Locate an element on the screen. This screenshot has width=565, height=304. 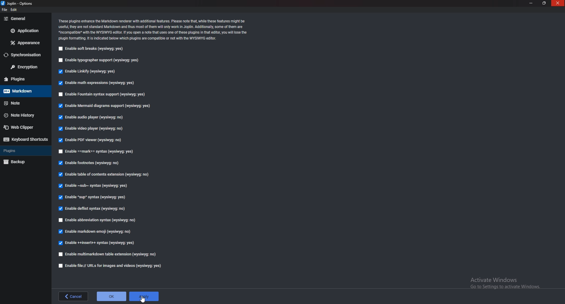
Enable fountain syntax support is located at coordinates (103, 94).